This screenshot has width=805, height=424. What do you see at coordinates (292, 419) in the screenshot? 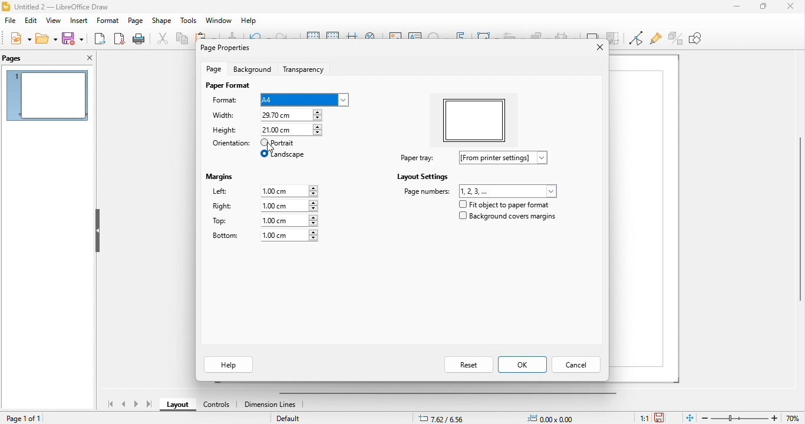
I see `default` at bounding box center [292, 419].